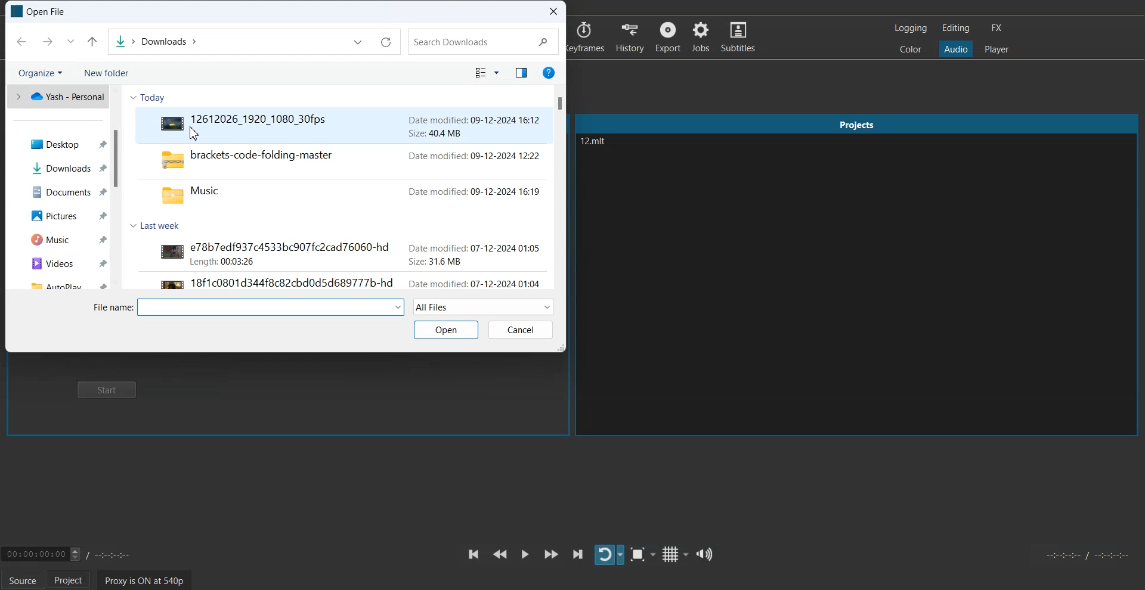  Describe the element at coordinates (106, 73) in the screenshot. I see `New Folder` at that location.